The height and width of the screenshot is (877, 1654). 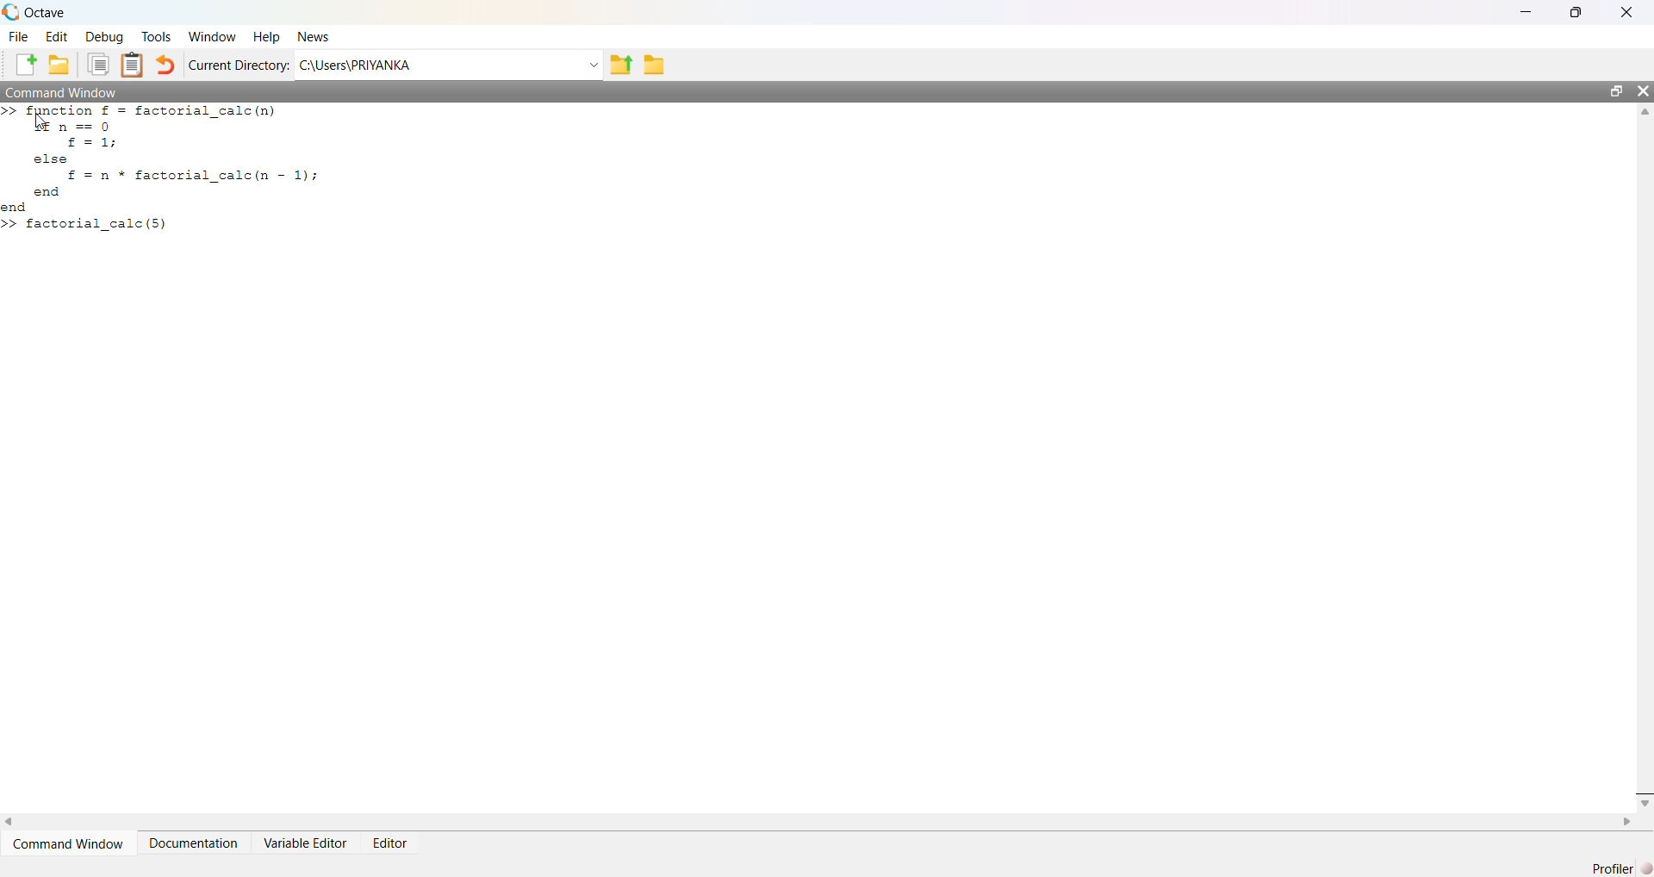 I want to click on scroll left, so click(x=10, y=821).